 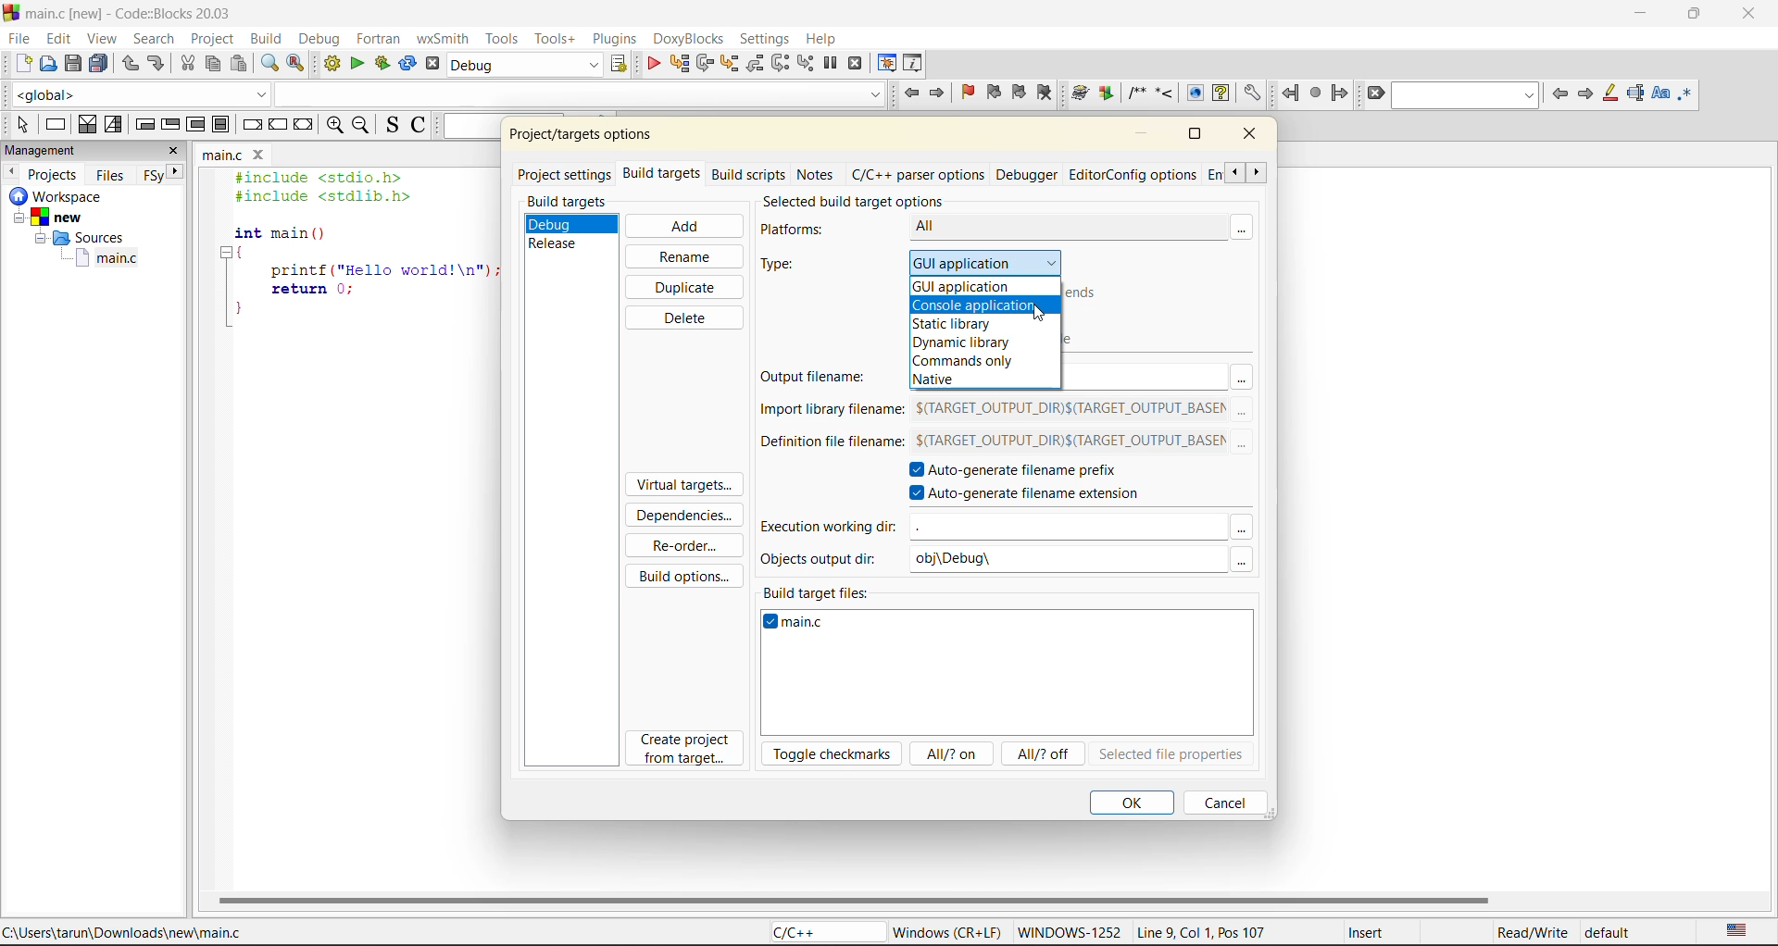 I want to click on debug, so click(x=325, y=41).